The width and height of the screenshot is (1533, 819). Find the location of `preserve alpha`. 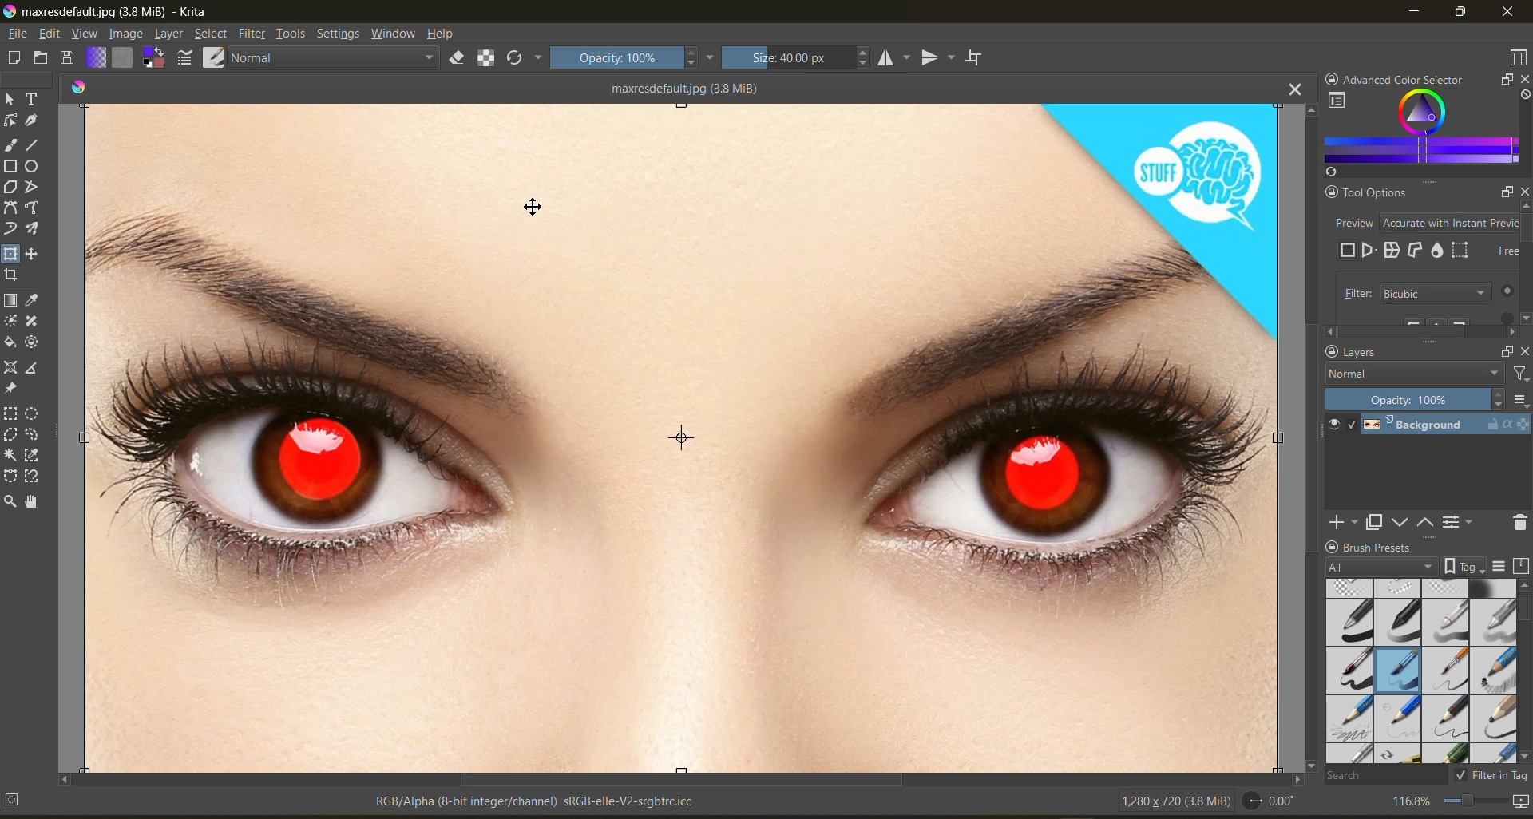

preserve alpha is located at coordinates (488, 58).